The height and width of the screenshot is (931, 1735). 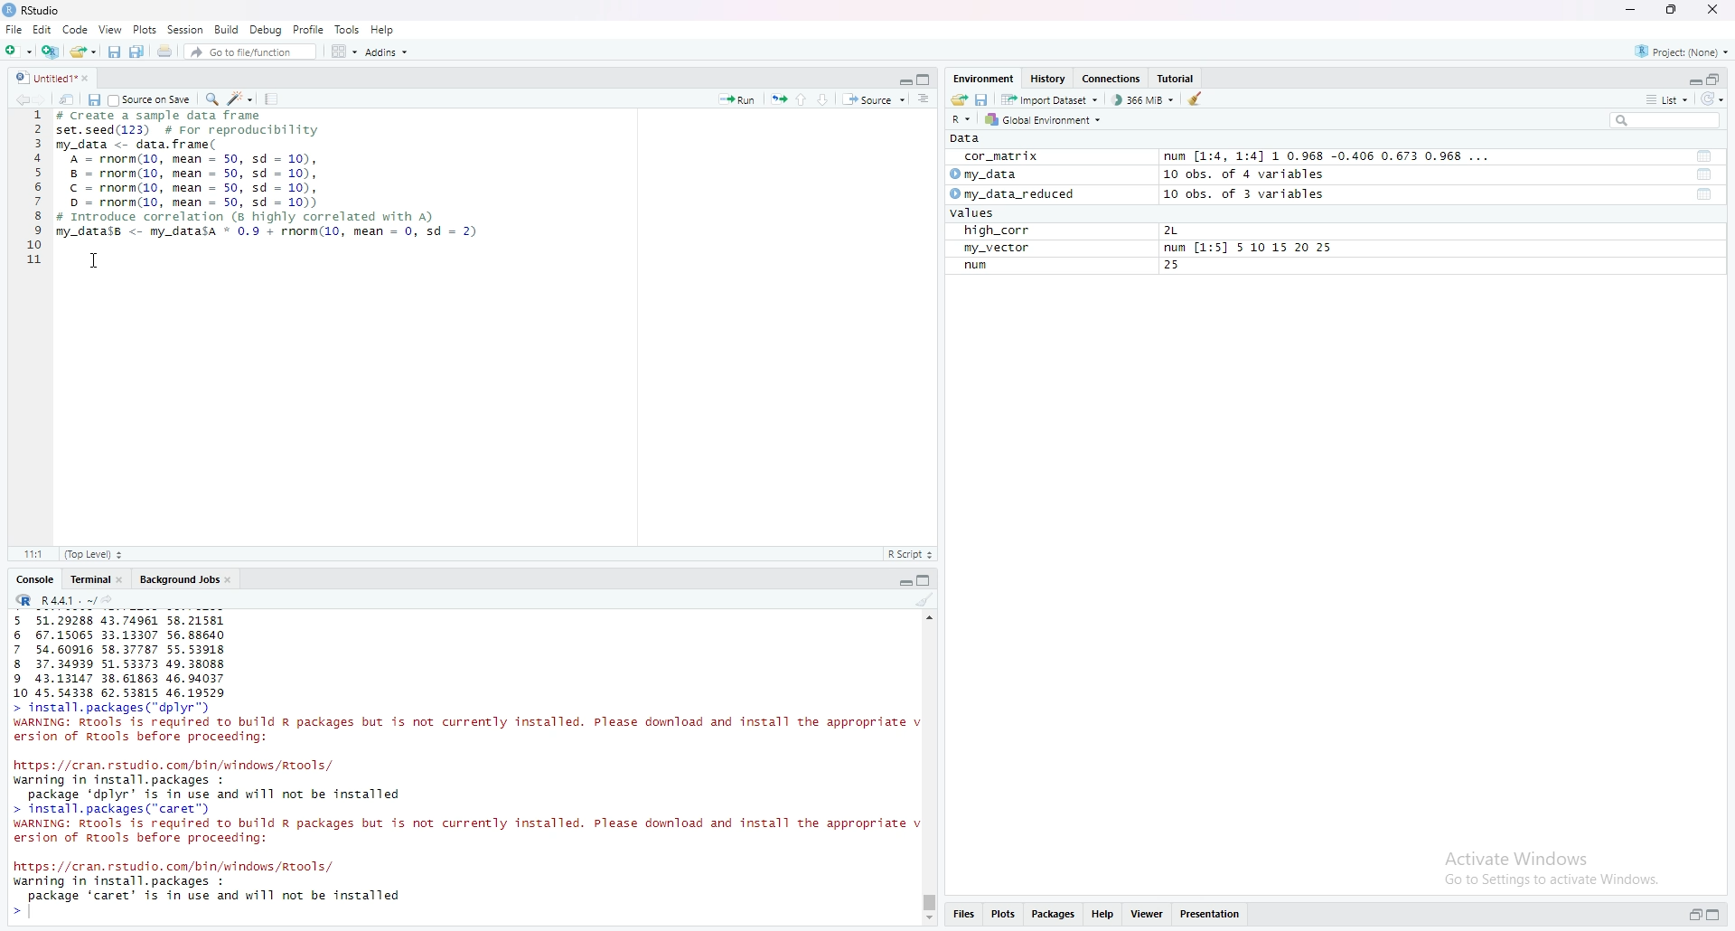 What do you see at coordinates (1693, 915) in the screenshot?
I see `open in separate window` at bounding box center [1693, 915].